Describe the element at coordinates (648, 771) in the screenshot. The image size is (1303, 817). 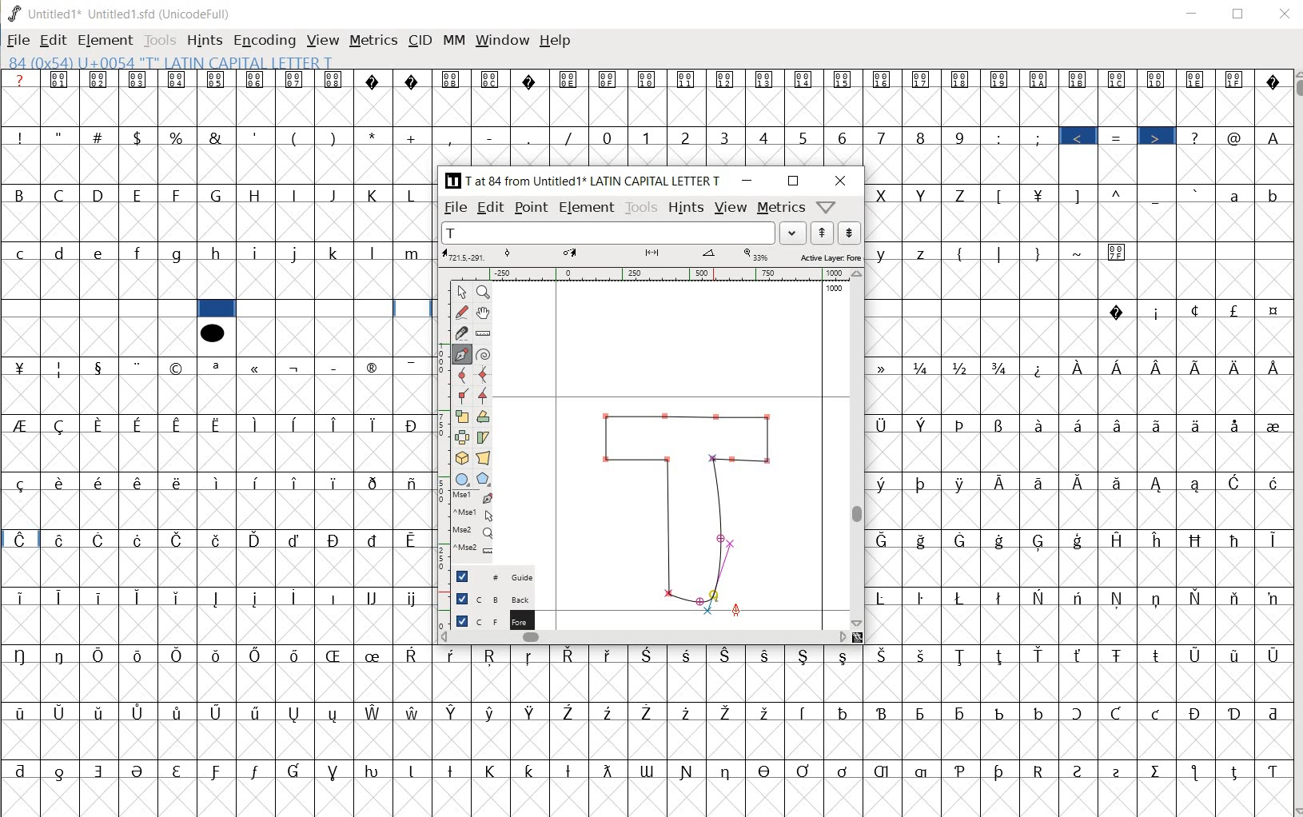
I see `Symbol` at that location.